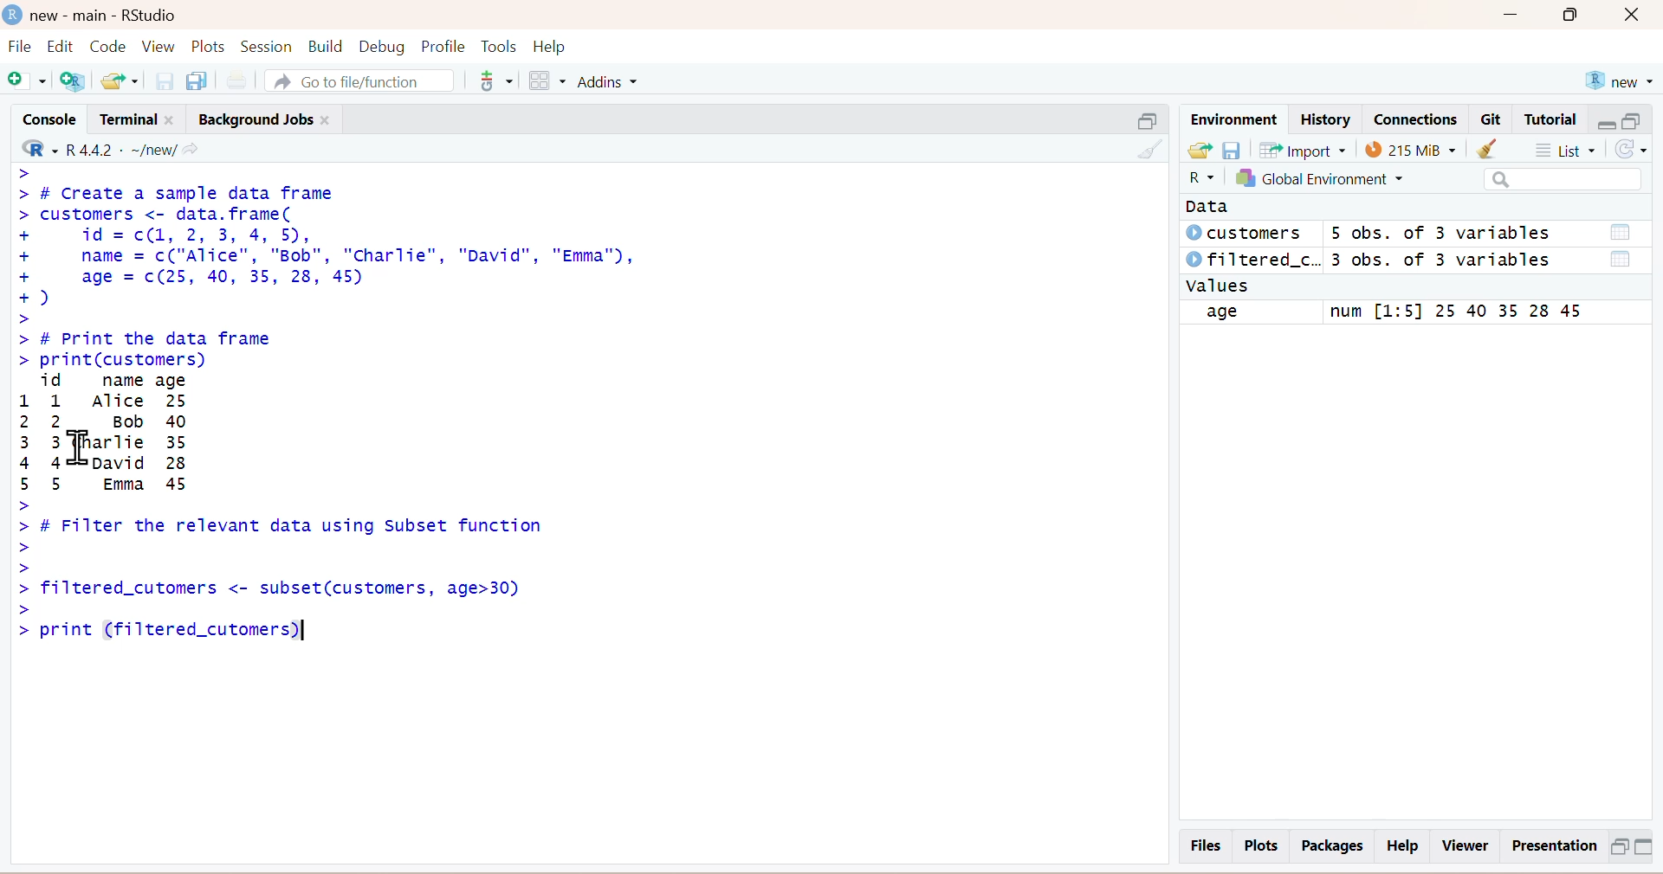 This screenshot has width=1663, height=874. What do you see at coordinates (94, 12) in the screenshot?
I see `new - main - RStudio` at bounding box center [94, 12].